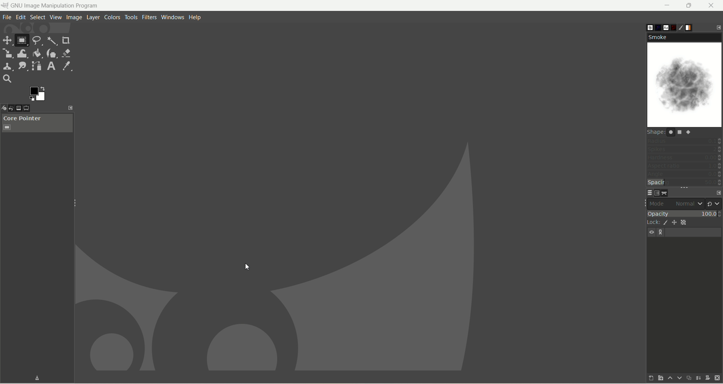 The height and width of the screenshot is (384, 723). Describe the element at coordinates (707, 378) in the screenshot. I see `add a mask` at that location.